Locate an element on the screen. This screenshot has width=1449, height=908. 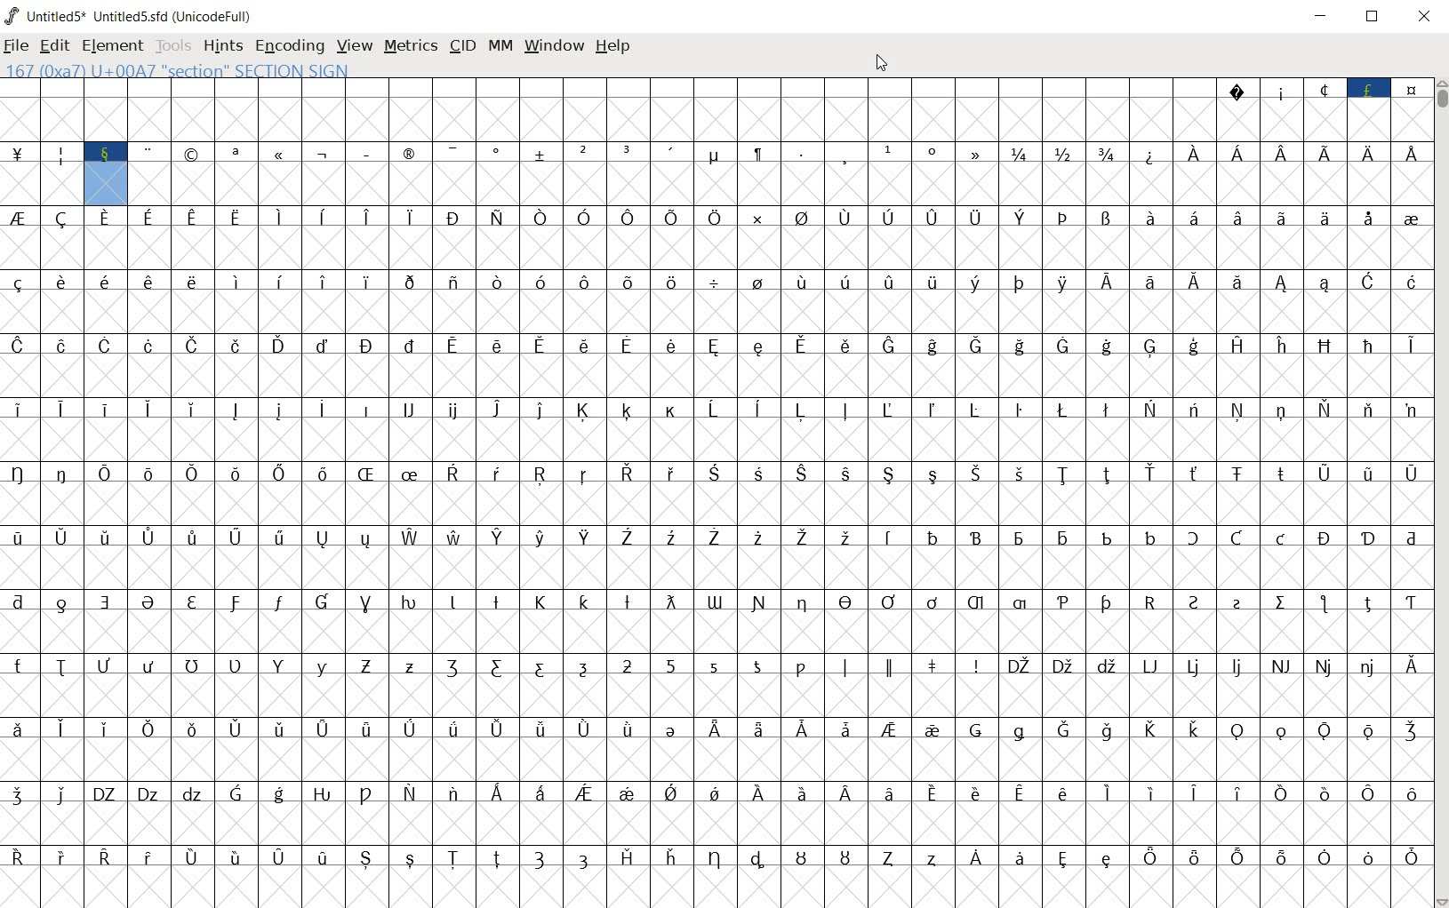
latin extended characters is located at coordinates (716, 460).